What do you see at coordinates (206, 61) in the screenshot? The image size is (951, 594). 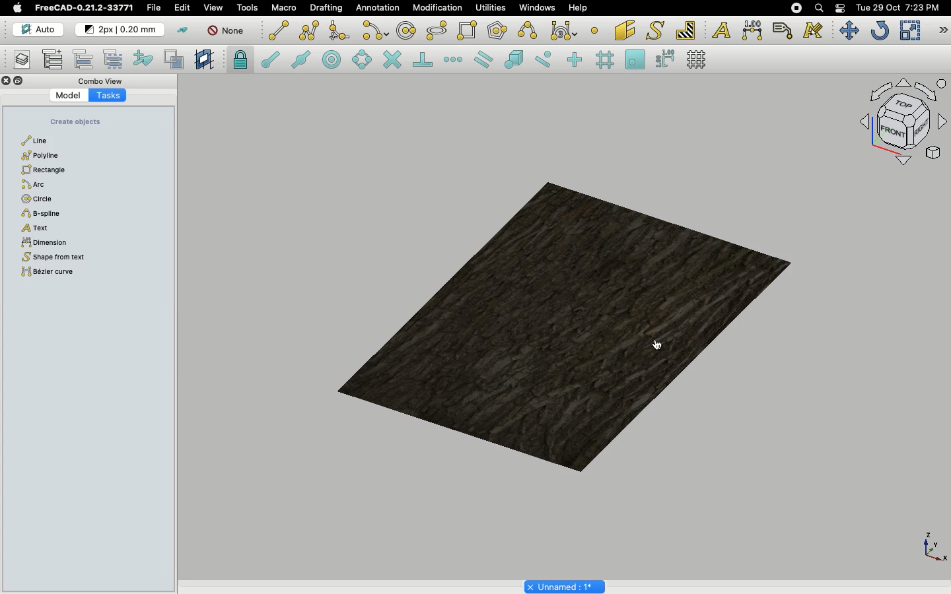 I see `Create working plane proxy` at bounding box center [206, 61].